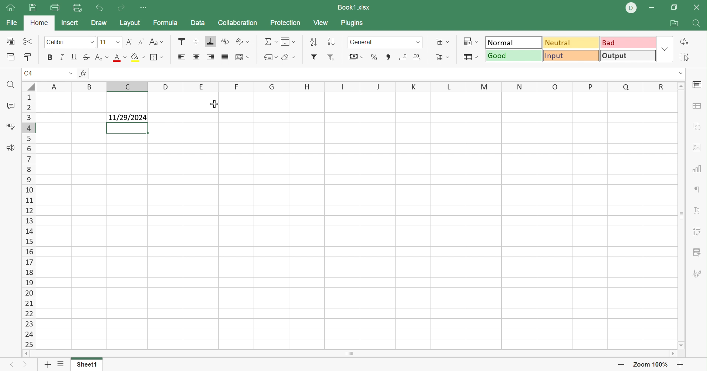 The width and height of the screenshot is (707, 371). I want to click on Formula, so click(167, 22).